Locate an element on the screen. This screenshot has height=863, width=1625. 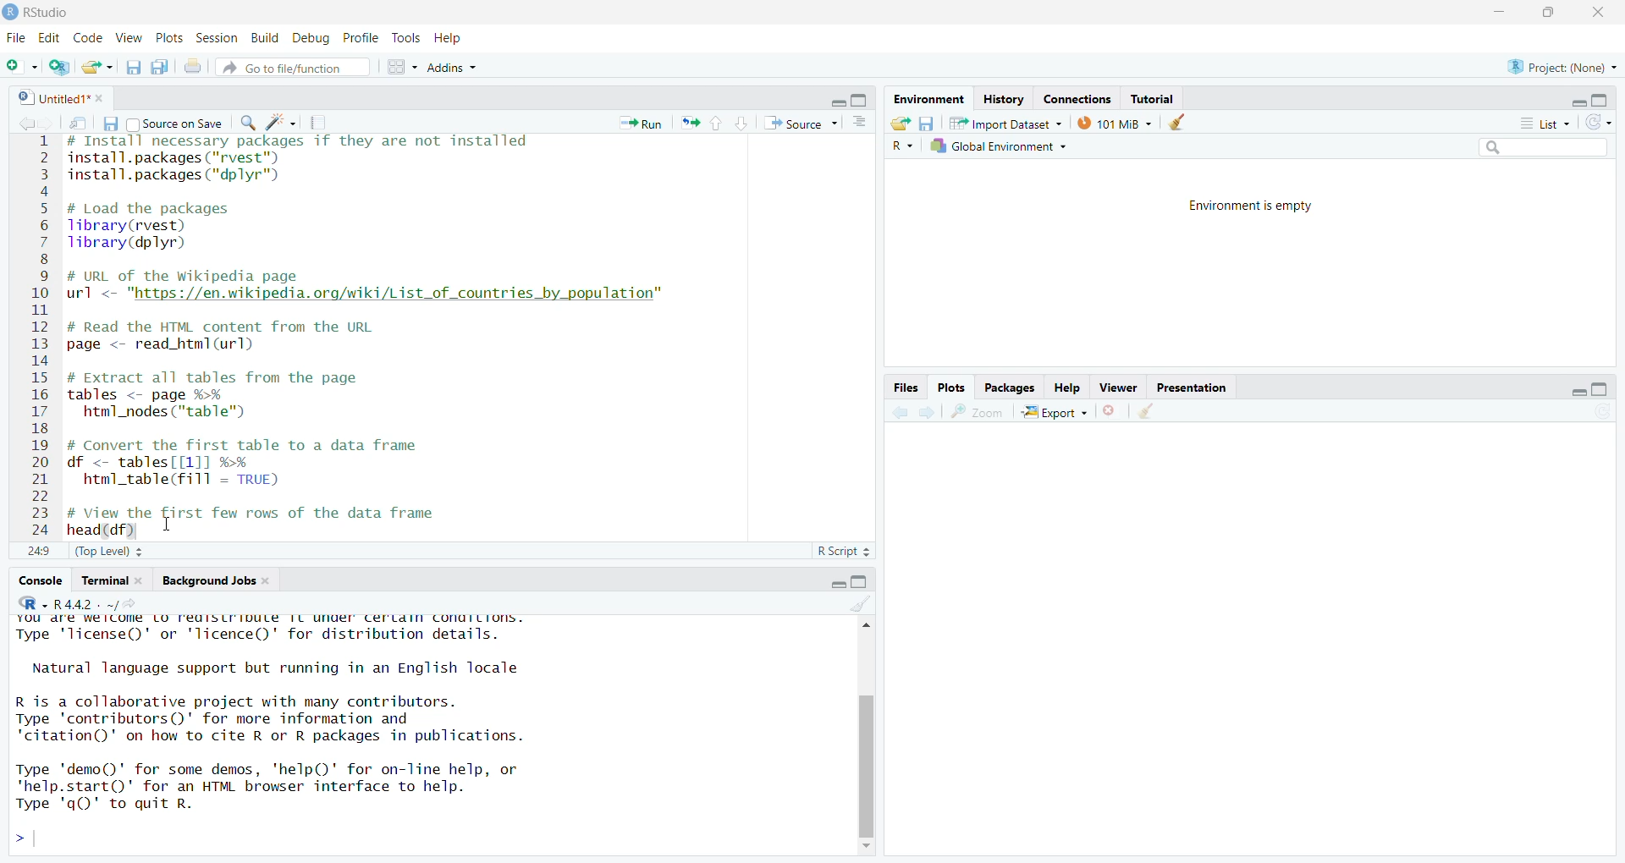
Source is located at coordinates (801, 123).